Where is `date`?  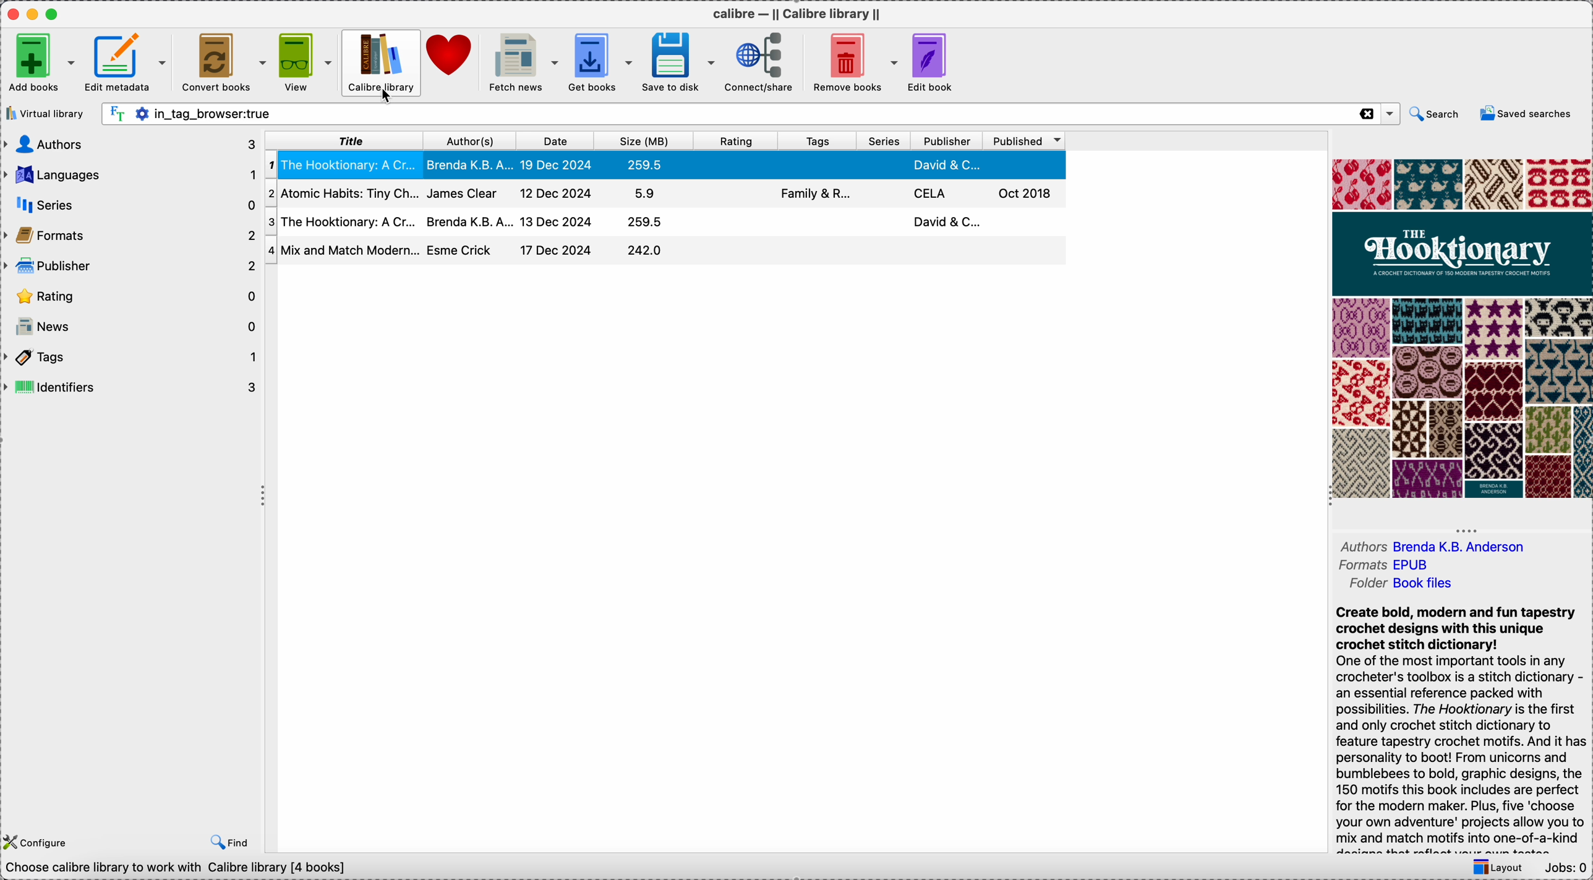
date is located at coordinates (552, 141).